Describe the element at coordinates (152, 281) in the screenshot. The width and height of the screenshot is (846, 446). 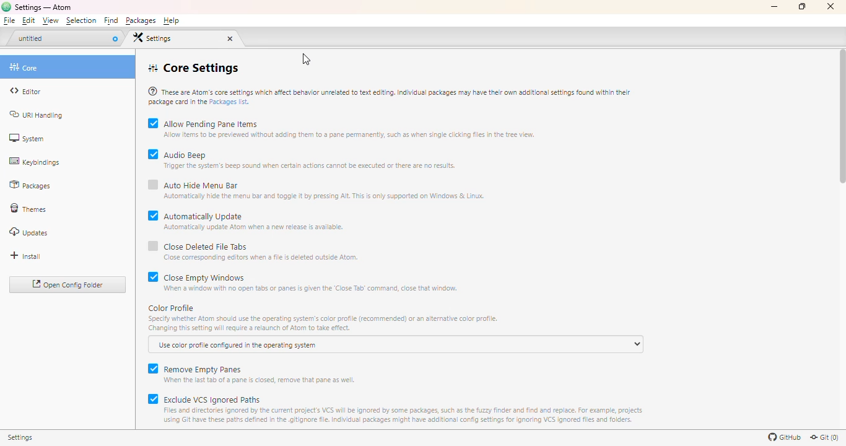
I see `checkbox` at that location.